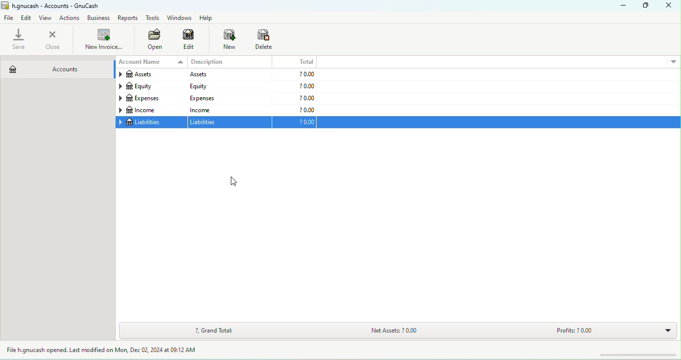 The image size is (681, 360). What do you see at coordinates (151, 98) in the screenshot?
I see `expenses` at bounding box center [151, 98].